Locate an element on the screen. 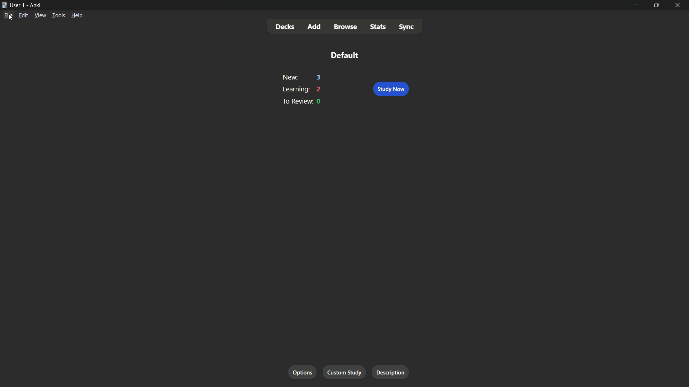 Image resolution: width=689 pixels, height=387 pixels. cursor is located at coordinates (10, 19).